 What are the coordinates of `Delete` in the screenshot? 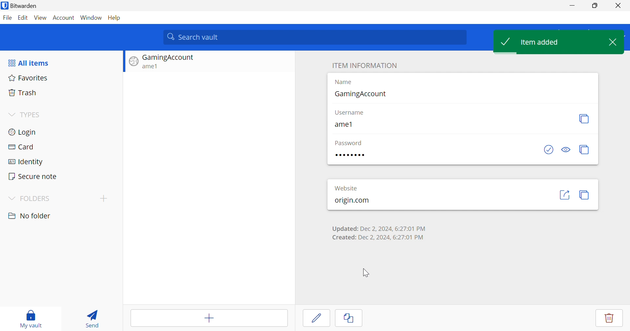 It's located at (609, 319).